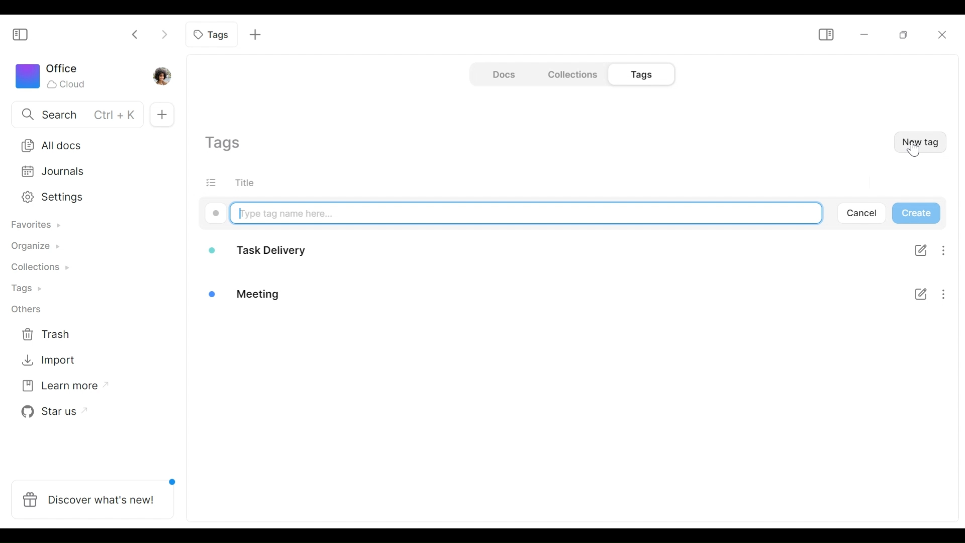 This screenshot has height=543, width=965. Describe the element at coordinates (73, 116) in the screenshot. I see `Search` at that location.